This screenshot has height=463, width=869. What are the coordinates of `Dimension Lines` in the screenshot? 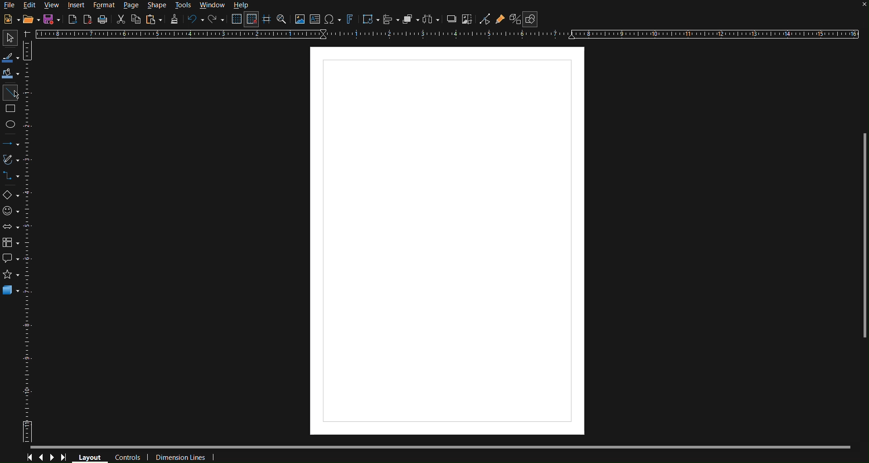 It's located at (181, 457).